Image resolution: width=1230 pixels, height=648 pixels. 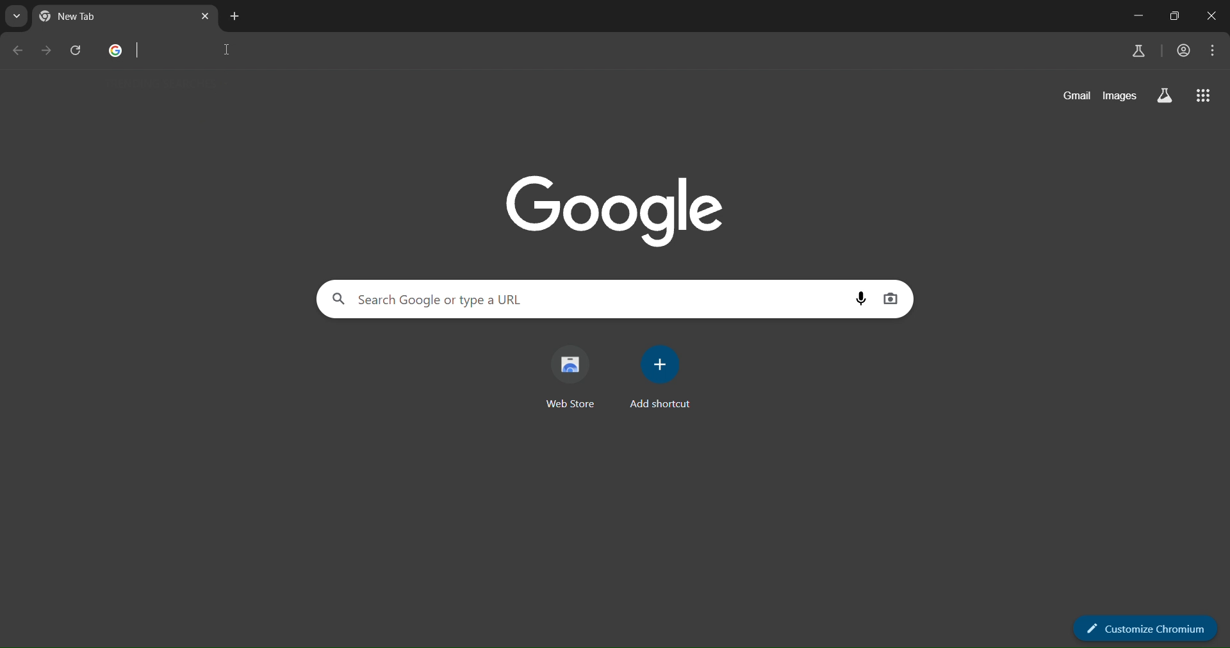 I want to click on image search, so click(x=894, y=298).